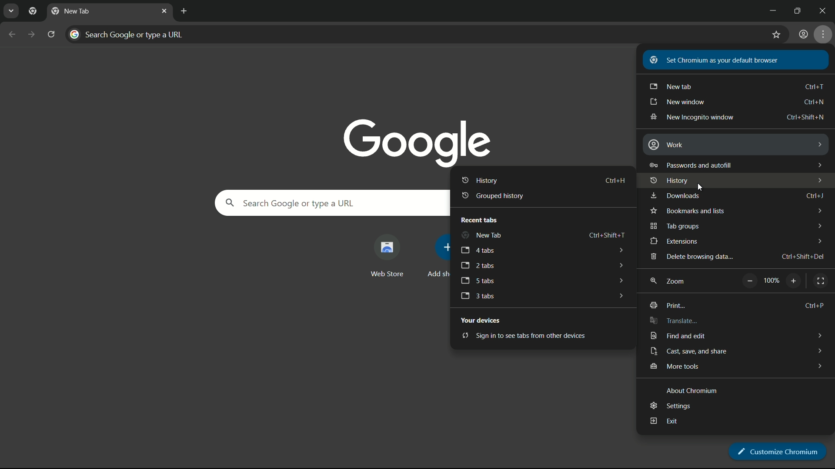  Describe the element at coordinates (620, 295) in the screenshot. I see `dropdown arrows` at that location.